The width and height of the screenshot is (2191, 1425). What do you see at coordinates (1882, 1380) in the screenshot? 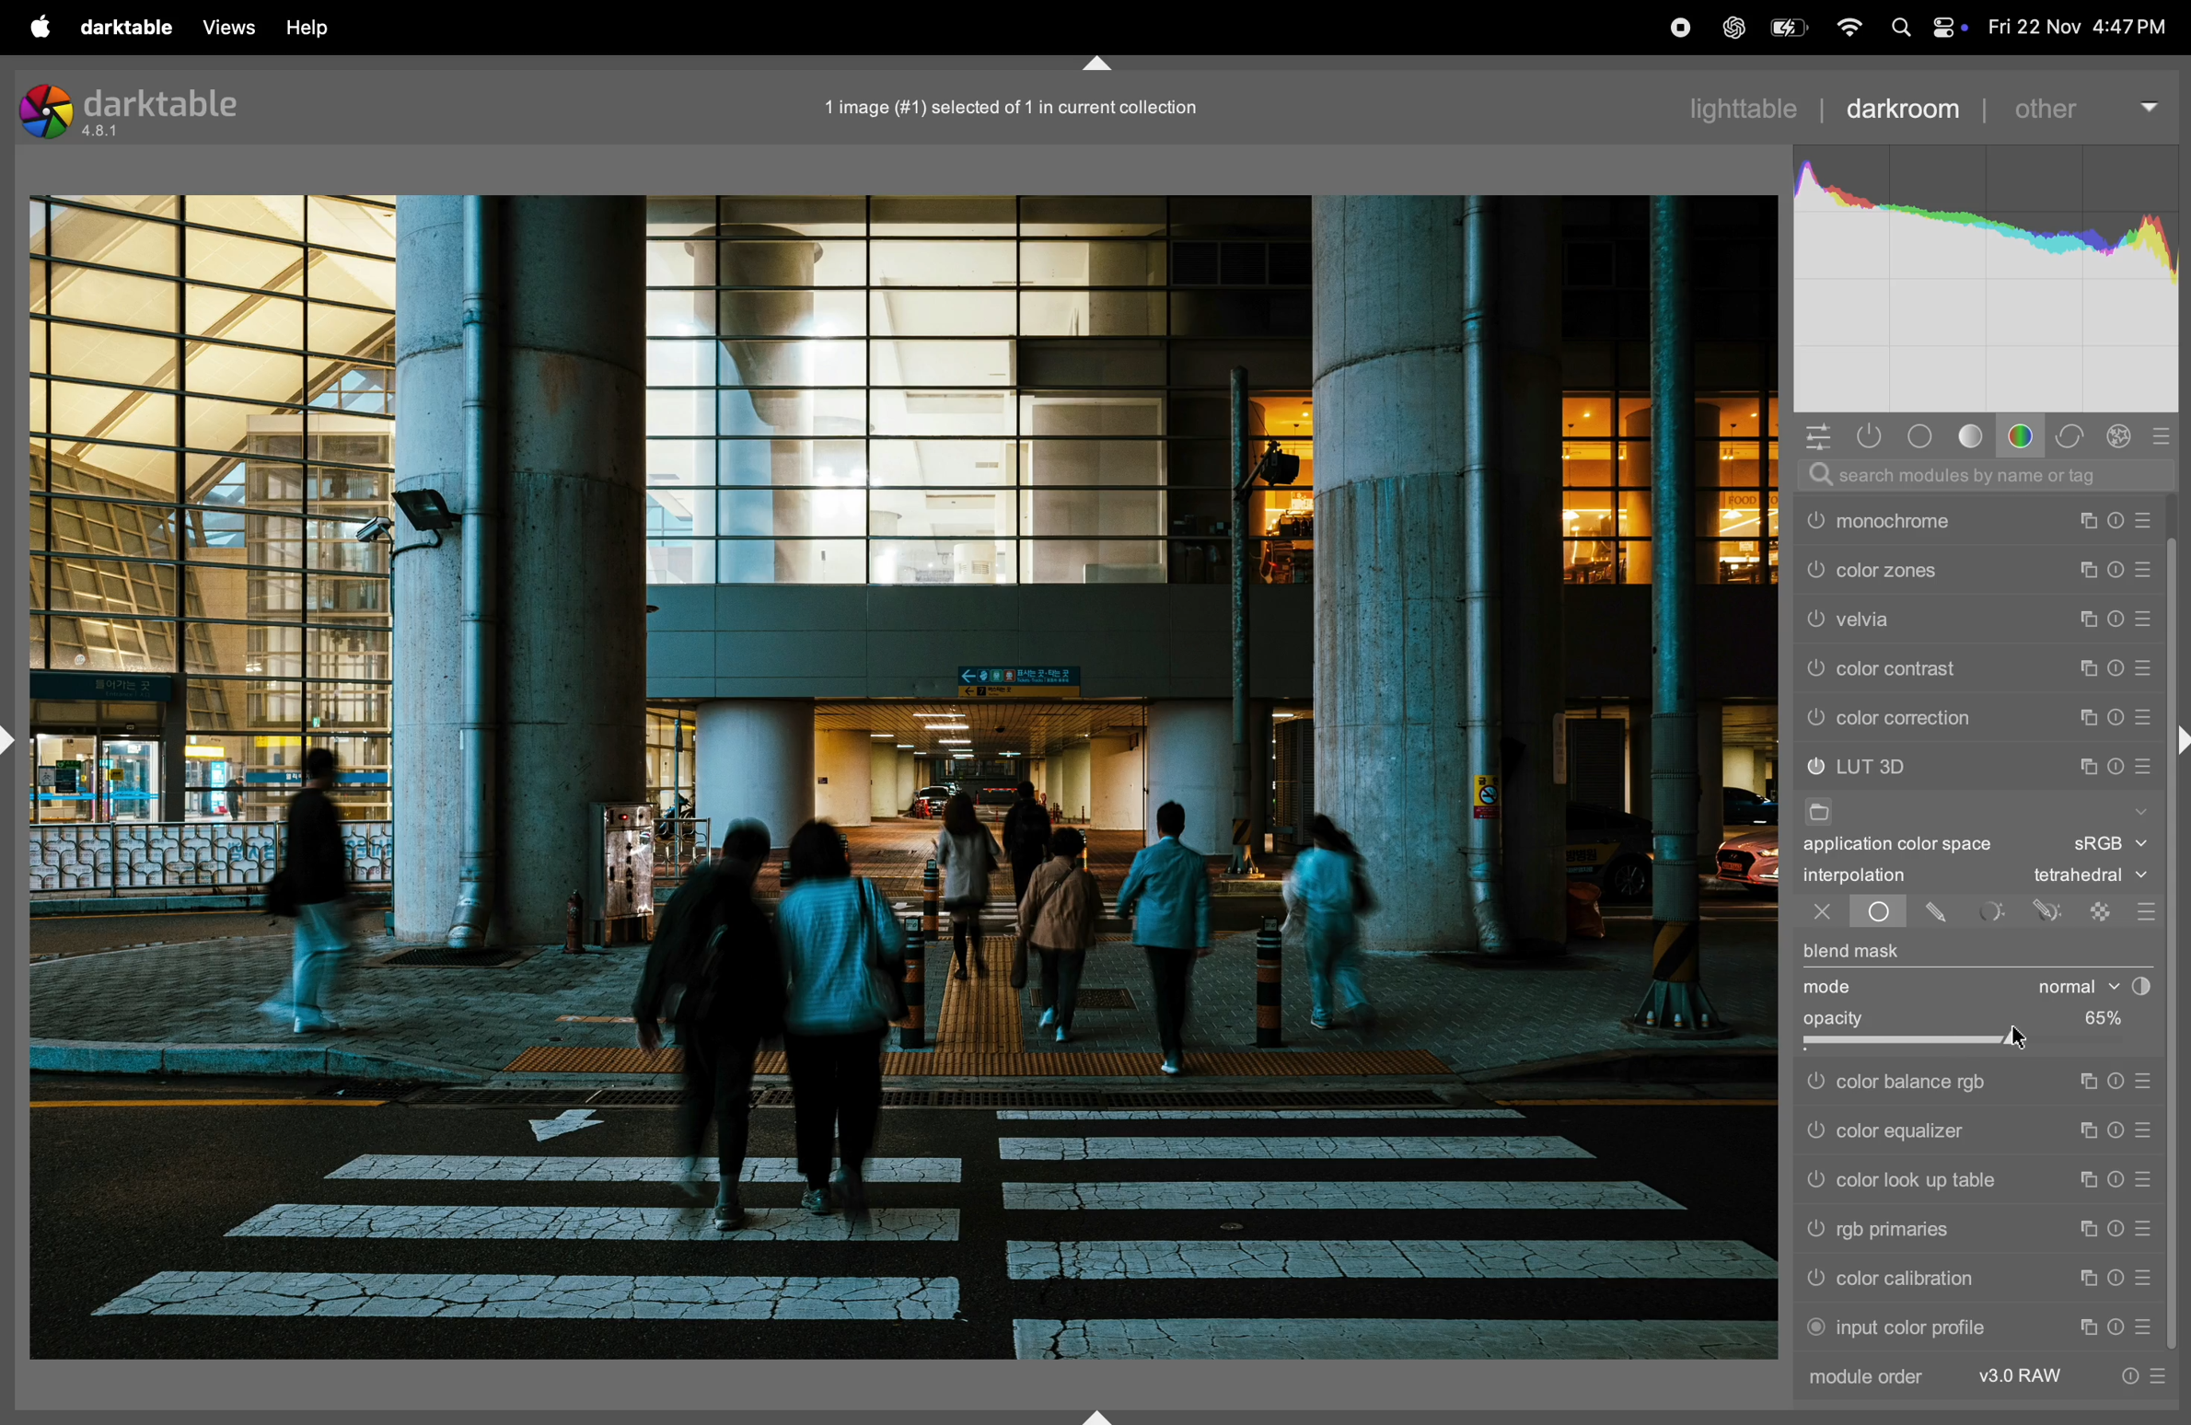
I see `module order` at bounding box center [1882, 1380].